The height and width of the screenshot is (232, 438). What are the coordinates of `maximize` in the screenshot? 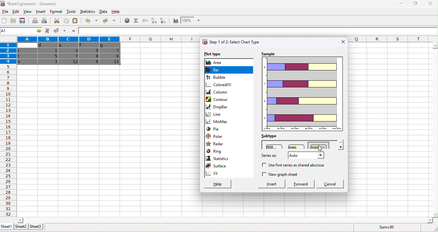 It's located at (416, 4).